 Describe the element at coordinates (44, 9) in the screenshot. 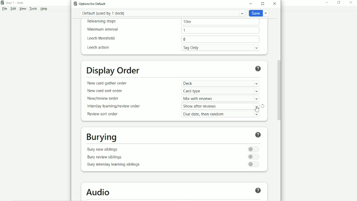

I see `Help` at that location.